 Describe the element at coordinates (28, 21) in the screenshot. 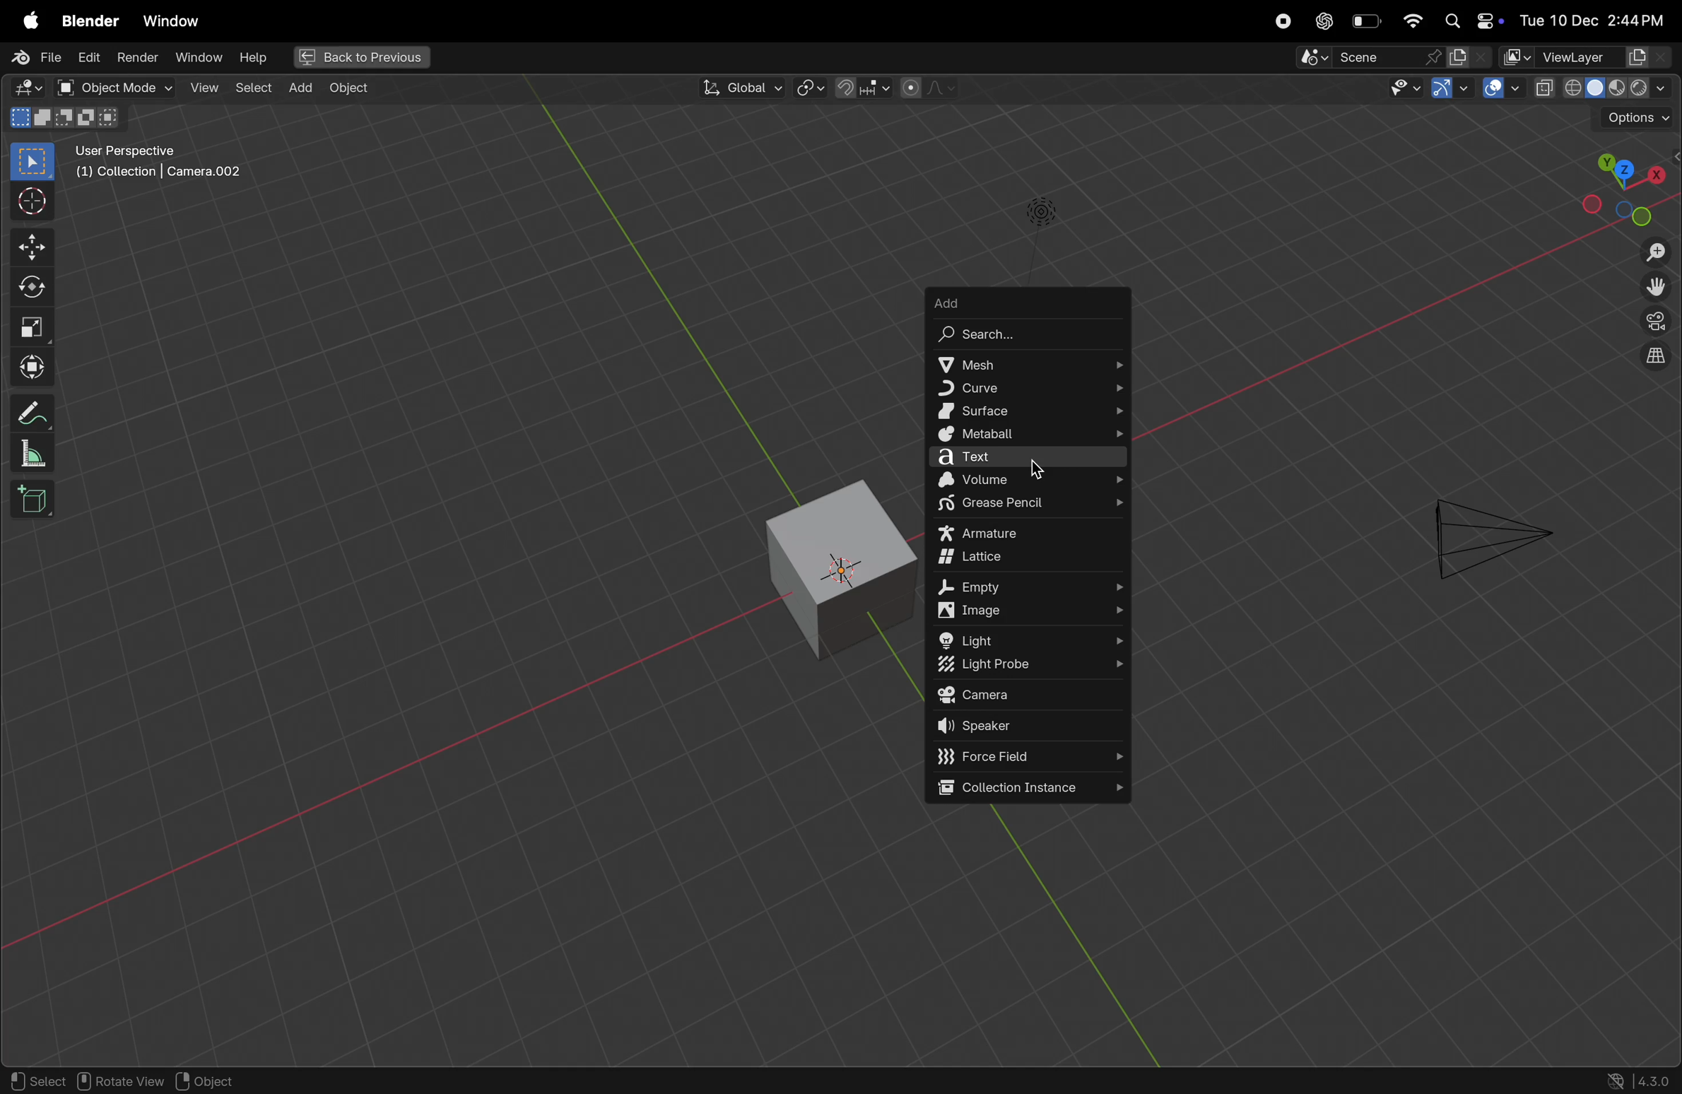

I see `apple menu` at that location.